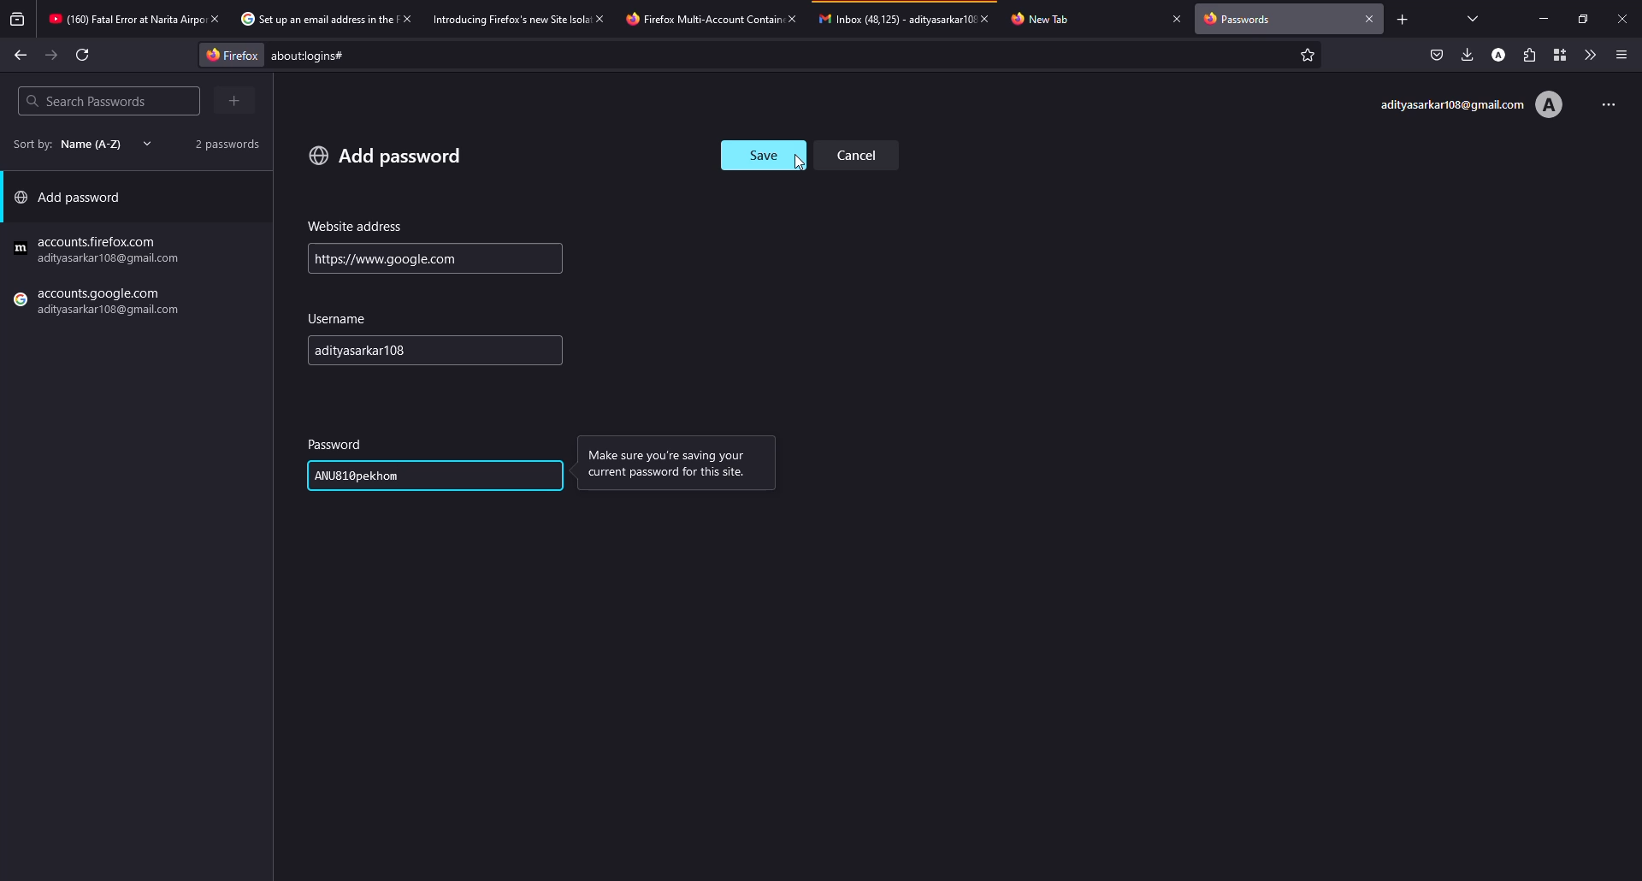 The image size is (1642, 881). Describe the element at coordinates (791, 18) in the screenshot. I see `close` at that location.